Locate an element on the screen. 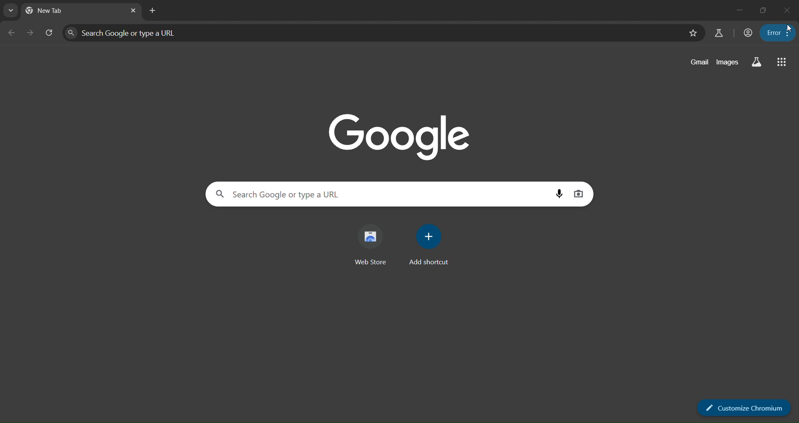 The image size is (799, 423). cursor is located at coordinates (787, 28).